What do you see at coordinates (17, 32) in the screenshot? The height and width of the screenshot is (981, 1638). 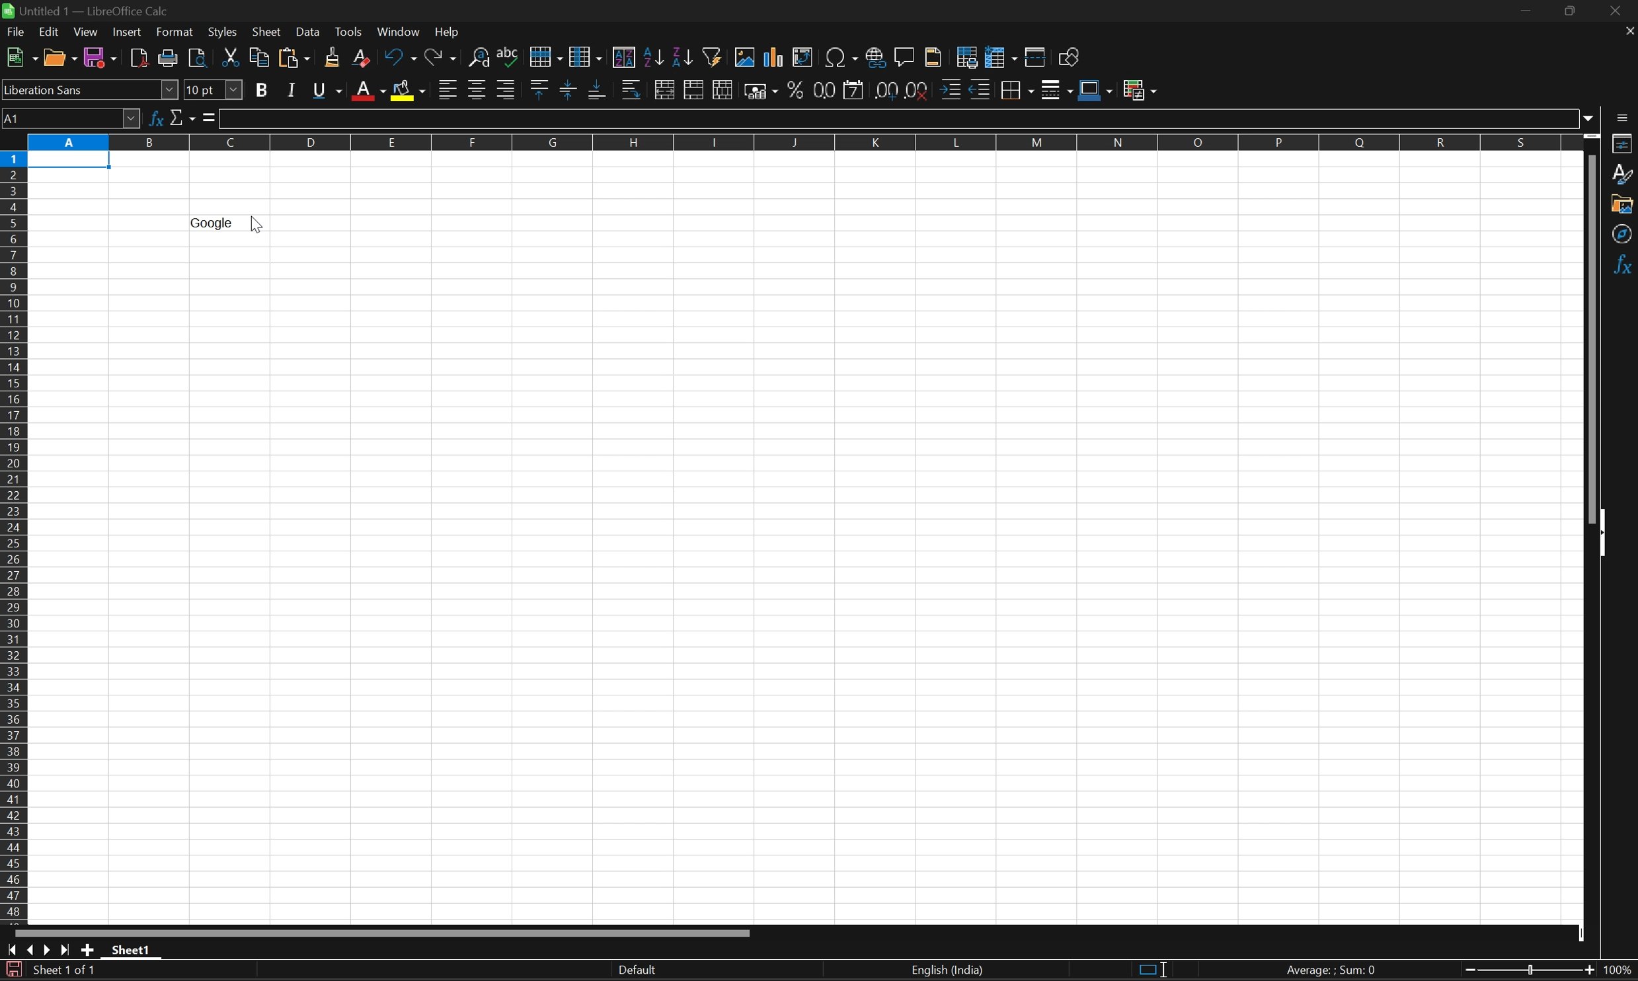 I see `File` at bounding box center [17, 32].